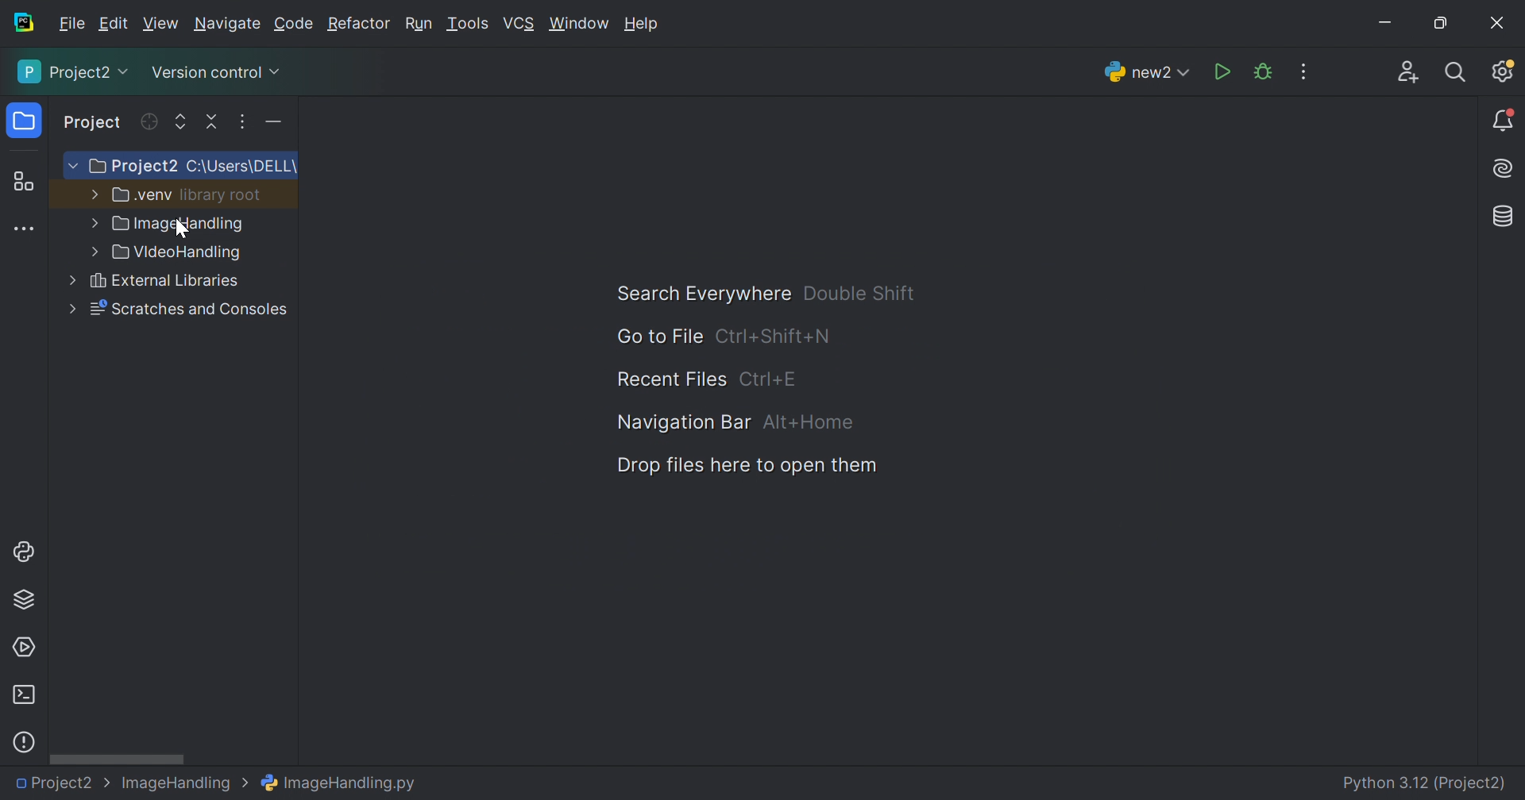 The image size is (1525, 800). What do you see at coordinates (117, 758) in the screenshot?
I see `Scroll bar` at bounding box center [117, 758].